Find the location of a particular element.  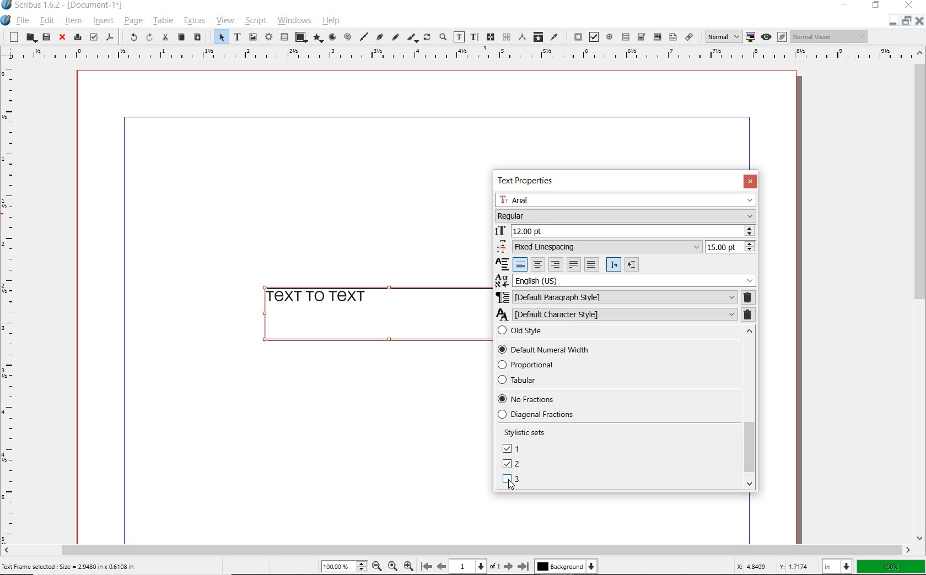

Zoom in is located at coordinates (408, 565).